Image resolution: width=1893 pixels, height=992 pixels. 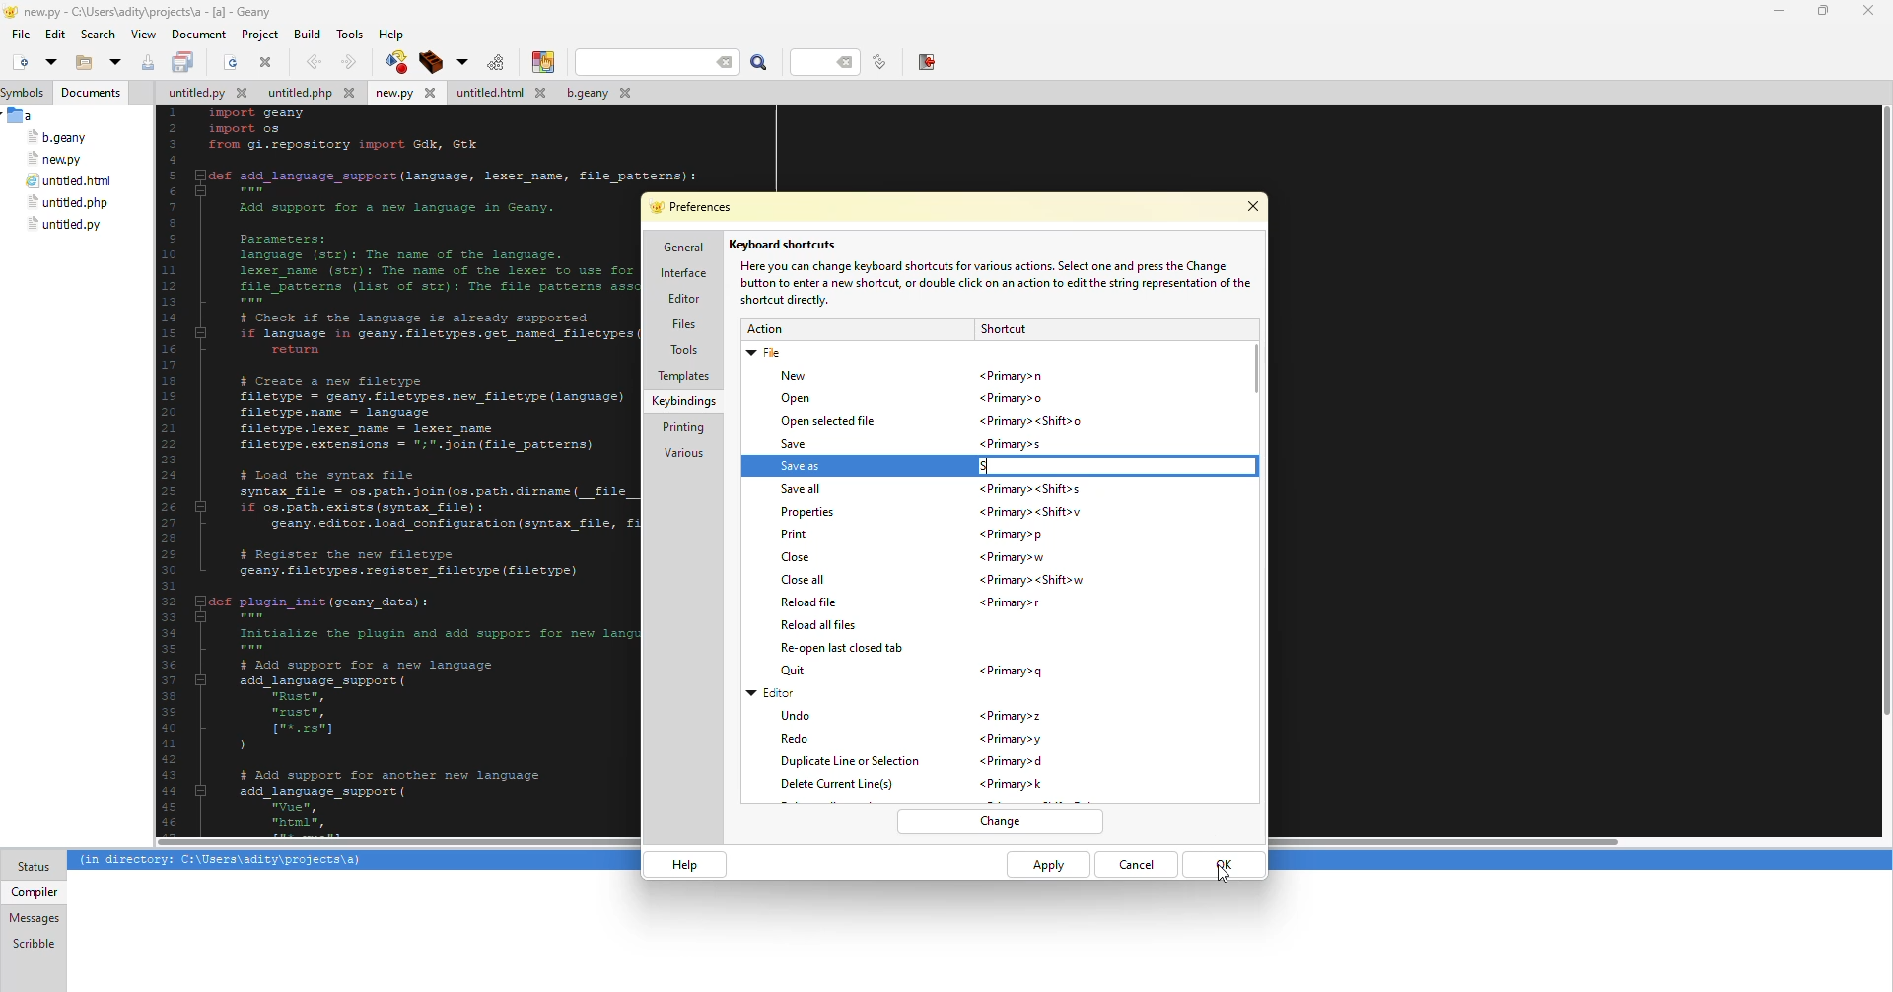 I want to click on change, so click(x=1001, y=822).